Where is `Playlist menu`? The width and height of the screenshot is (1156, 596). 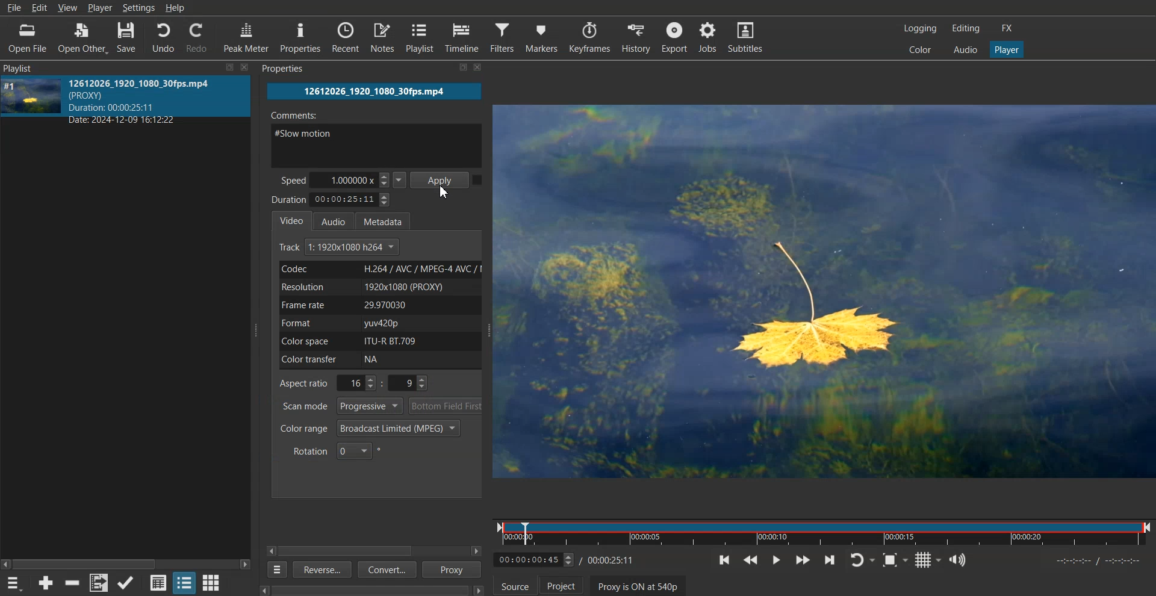
Playlist menu is located at coordinates (16, 583).